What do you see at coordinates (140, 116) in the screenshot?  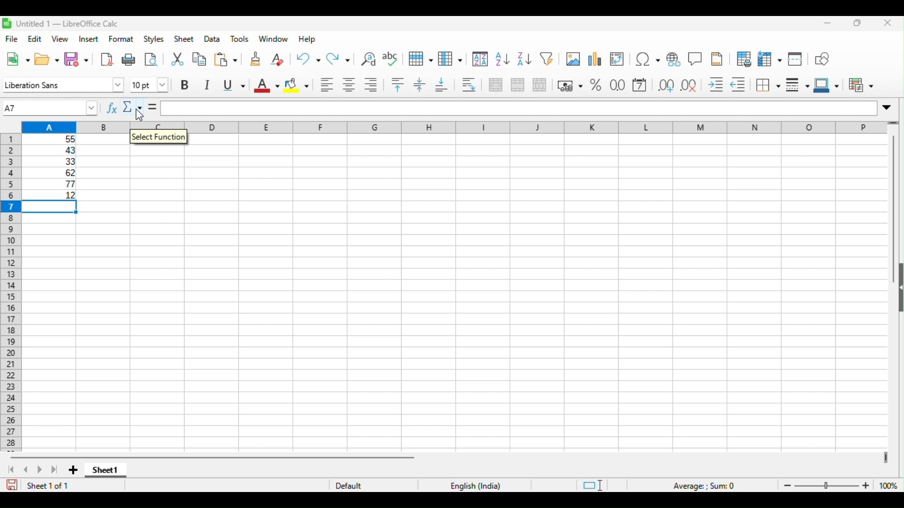 I see `cursor` at bounding box center [140, 116].